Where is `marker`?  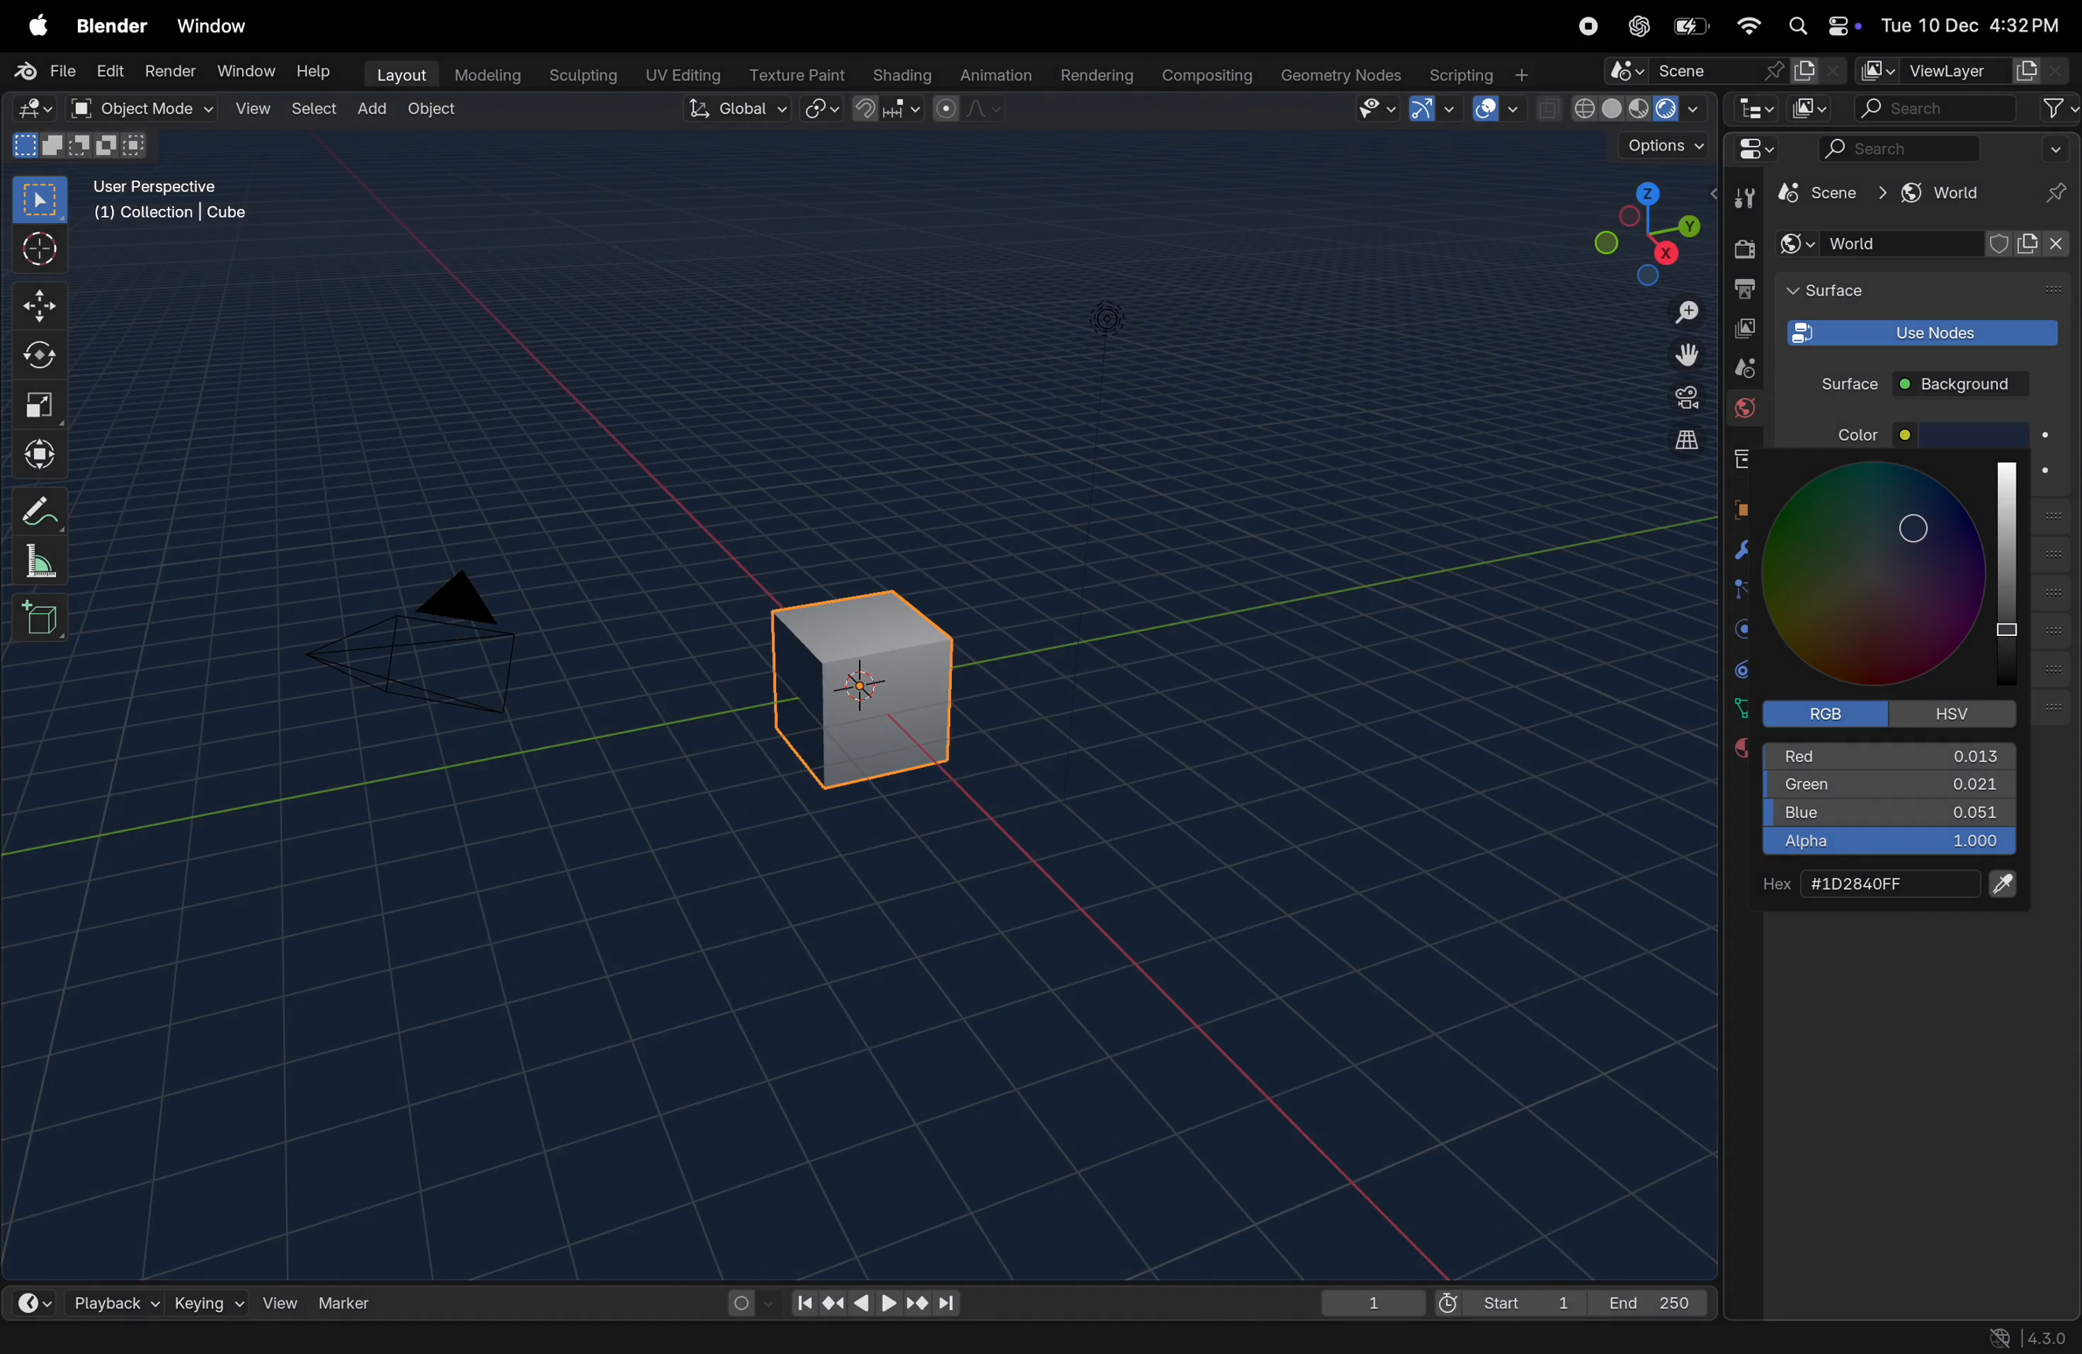 marker is located at coordinates (353, 1302).